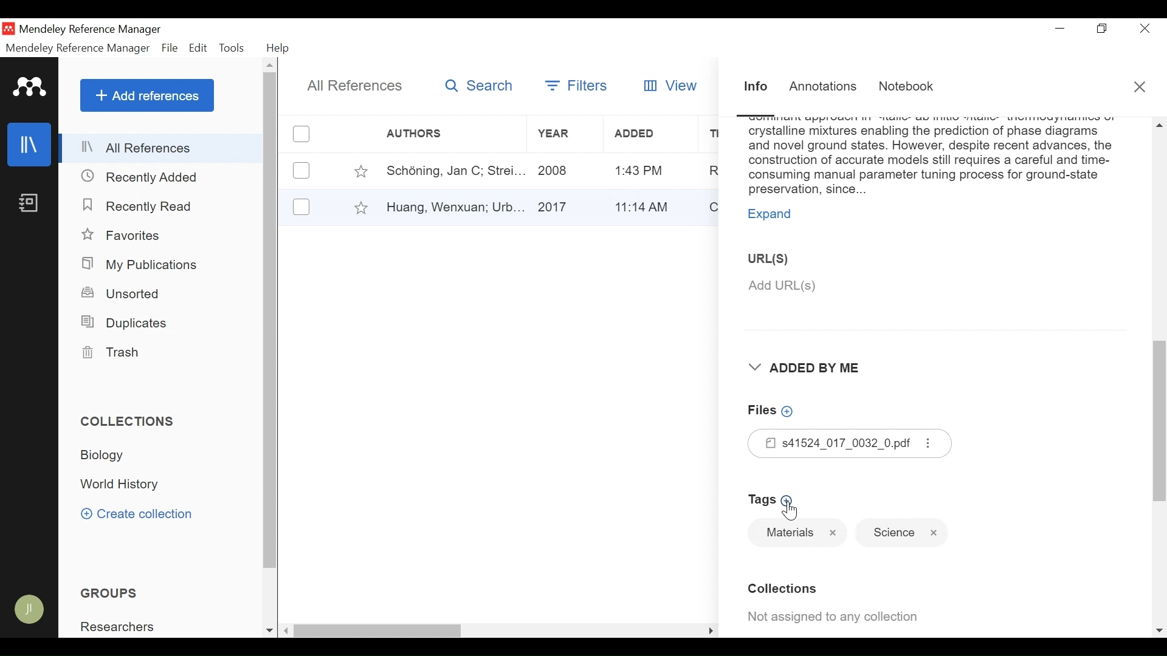 The width and height of the screenshot is (1167, 656). I want to click on Expand, so click(774, 216).